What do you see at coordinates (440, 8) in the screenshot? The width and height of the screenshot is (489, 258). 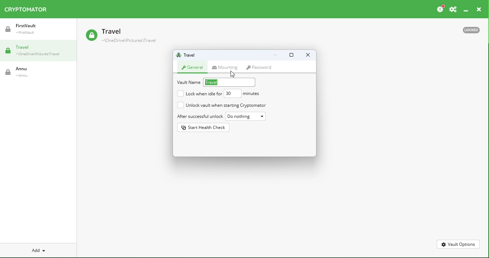 I see `Please consider donating` at bounding box center [440, 8].